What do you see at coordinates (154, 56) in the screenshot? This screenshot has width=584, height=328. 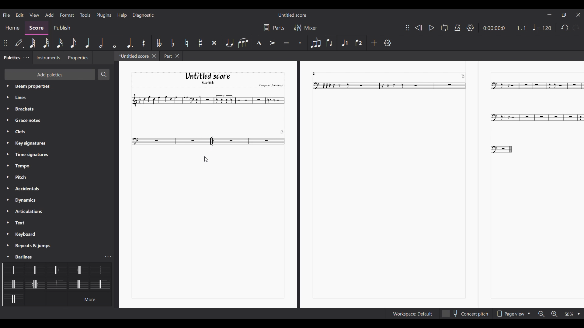 I see `Close current tab` at bounding box center [154, 56].